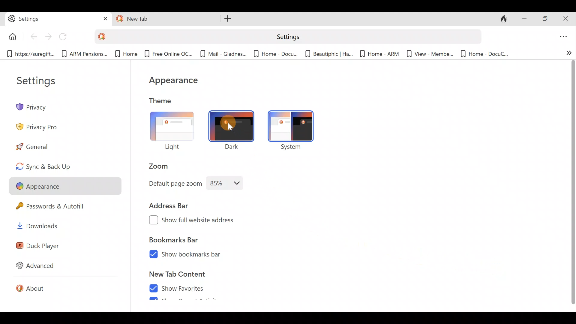 This screenshot has height=324, width=576. Describe the element at coordinates (34, 265) in the screenshot. I see `Advanced` at that location.